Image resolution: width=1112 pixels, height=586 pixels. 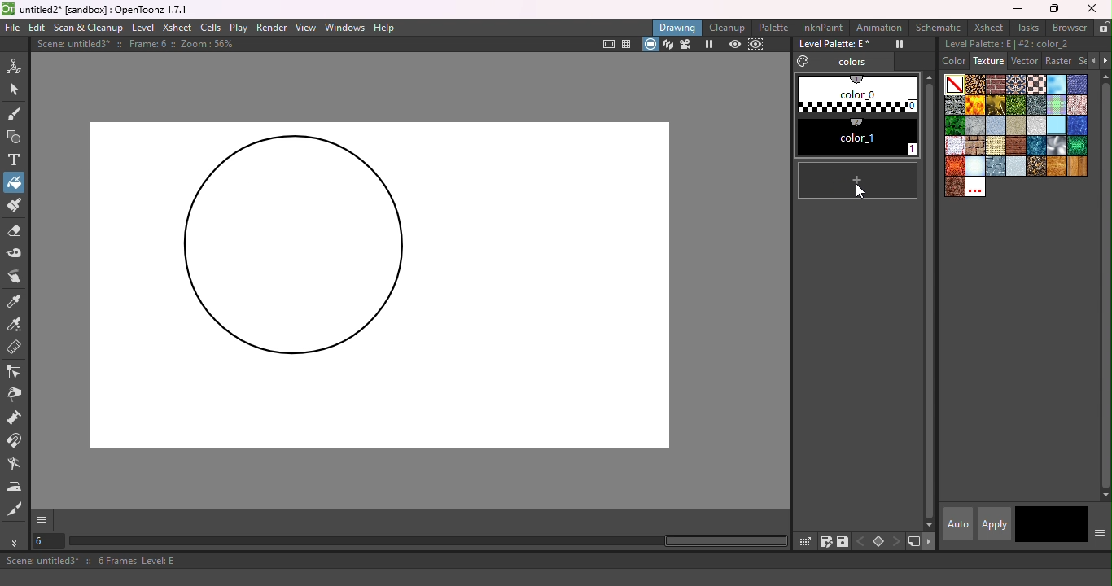 What do you see at coordinates (15, 137) in the screenshot?
I see `Geometric tool` at bounding box center [15, 137].